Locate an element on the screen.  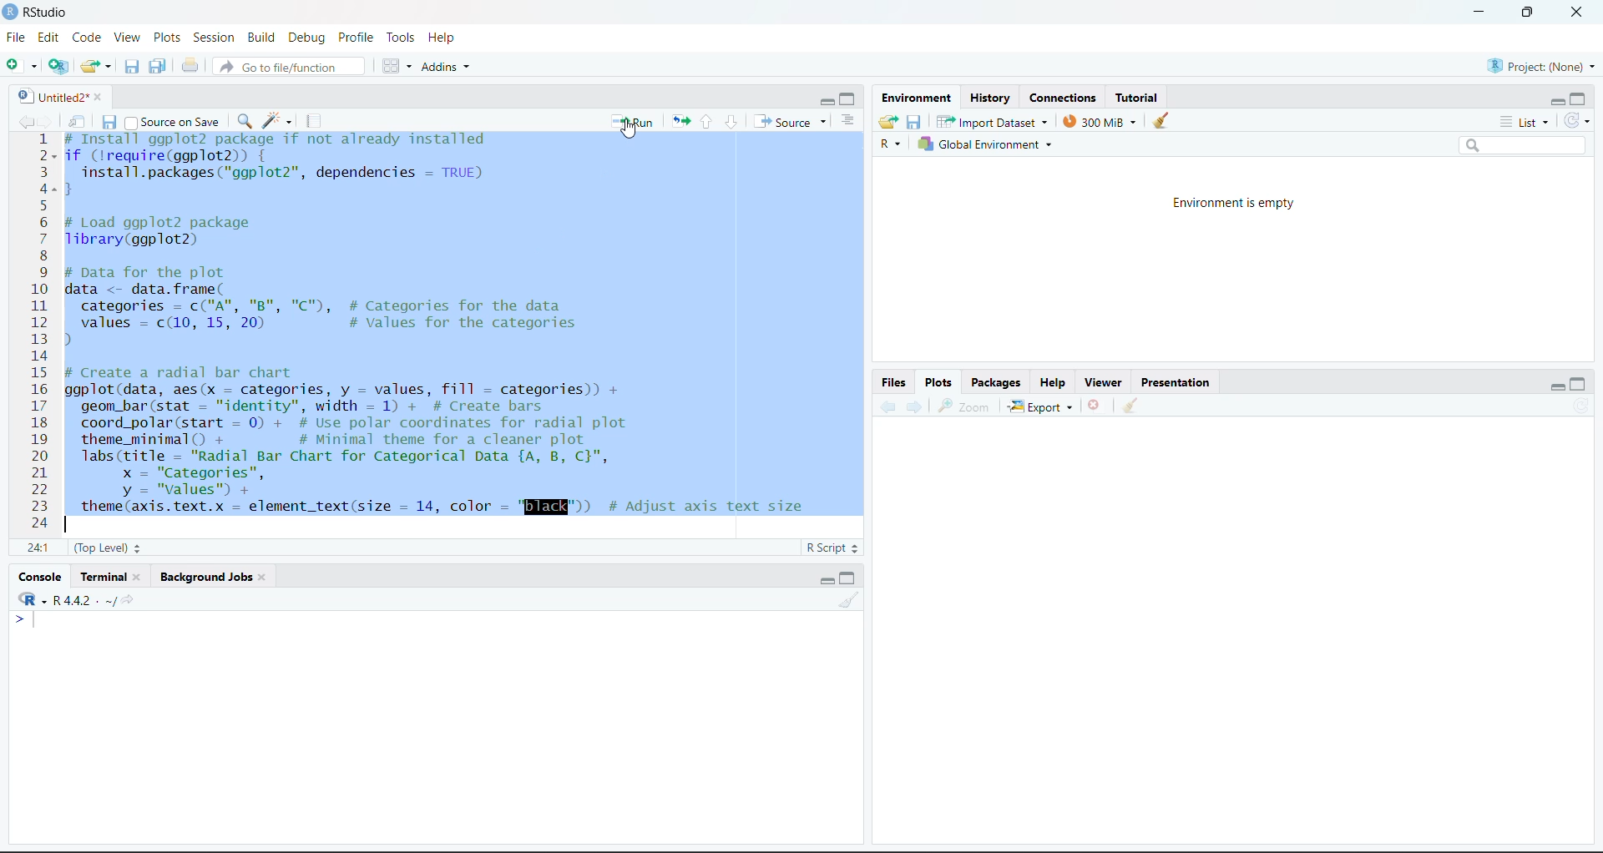
History is located at coordinates (990, 98).